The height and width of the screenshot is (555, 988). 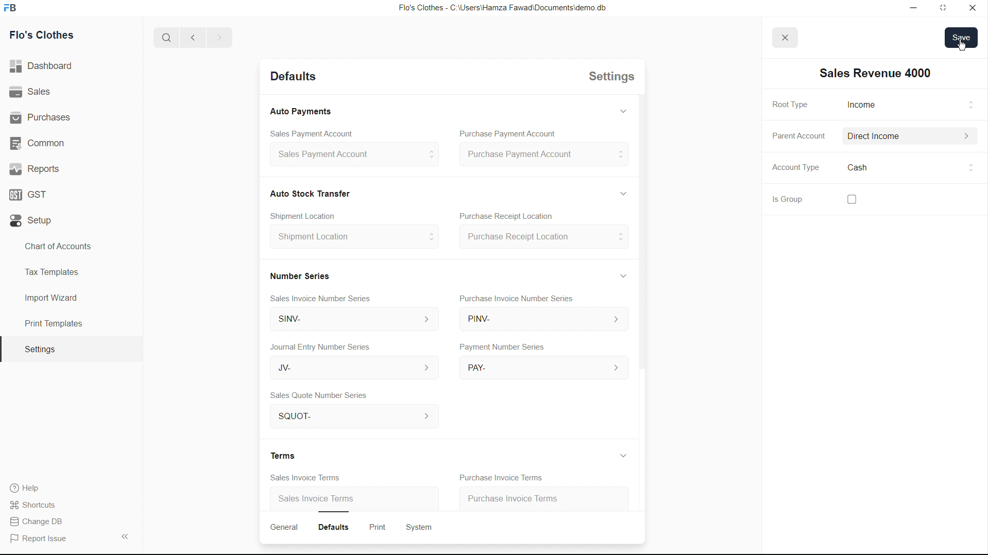 What do you see at coordinates (32, 92) in the screenshot?
I see `Sales` at bounding box center [32, 92].